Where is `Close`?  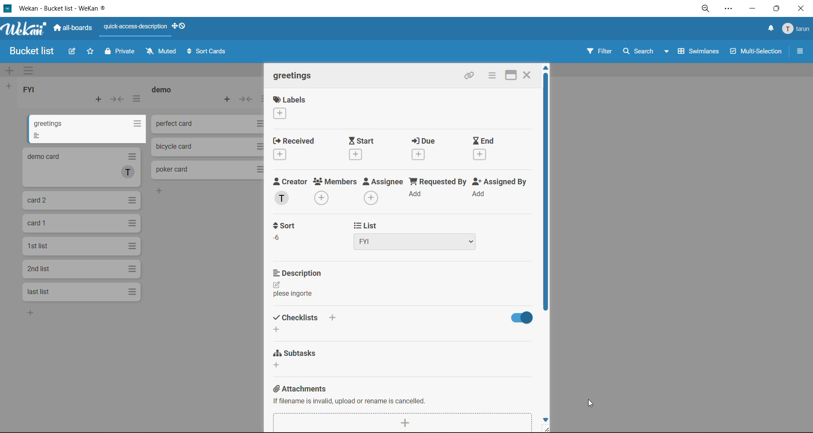 Close is located at coordinates (530, 75).